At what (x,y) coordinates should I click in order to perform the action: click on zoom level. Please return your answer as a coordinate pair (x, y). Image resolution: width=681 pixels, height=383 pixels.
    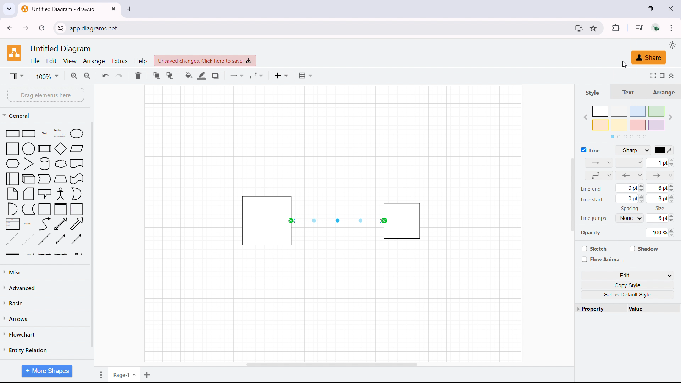
    Looking at the image, I should click on (47, 76).